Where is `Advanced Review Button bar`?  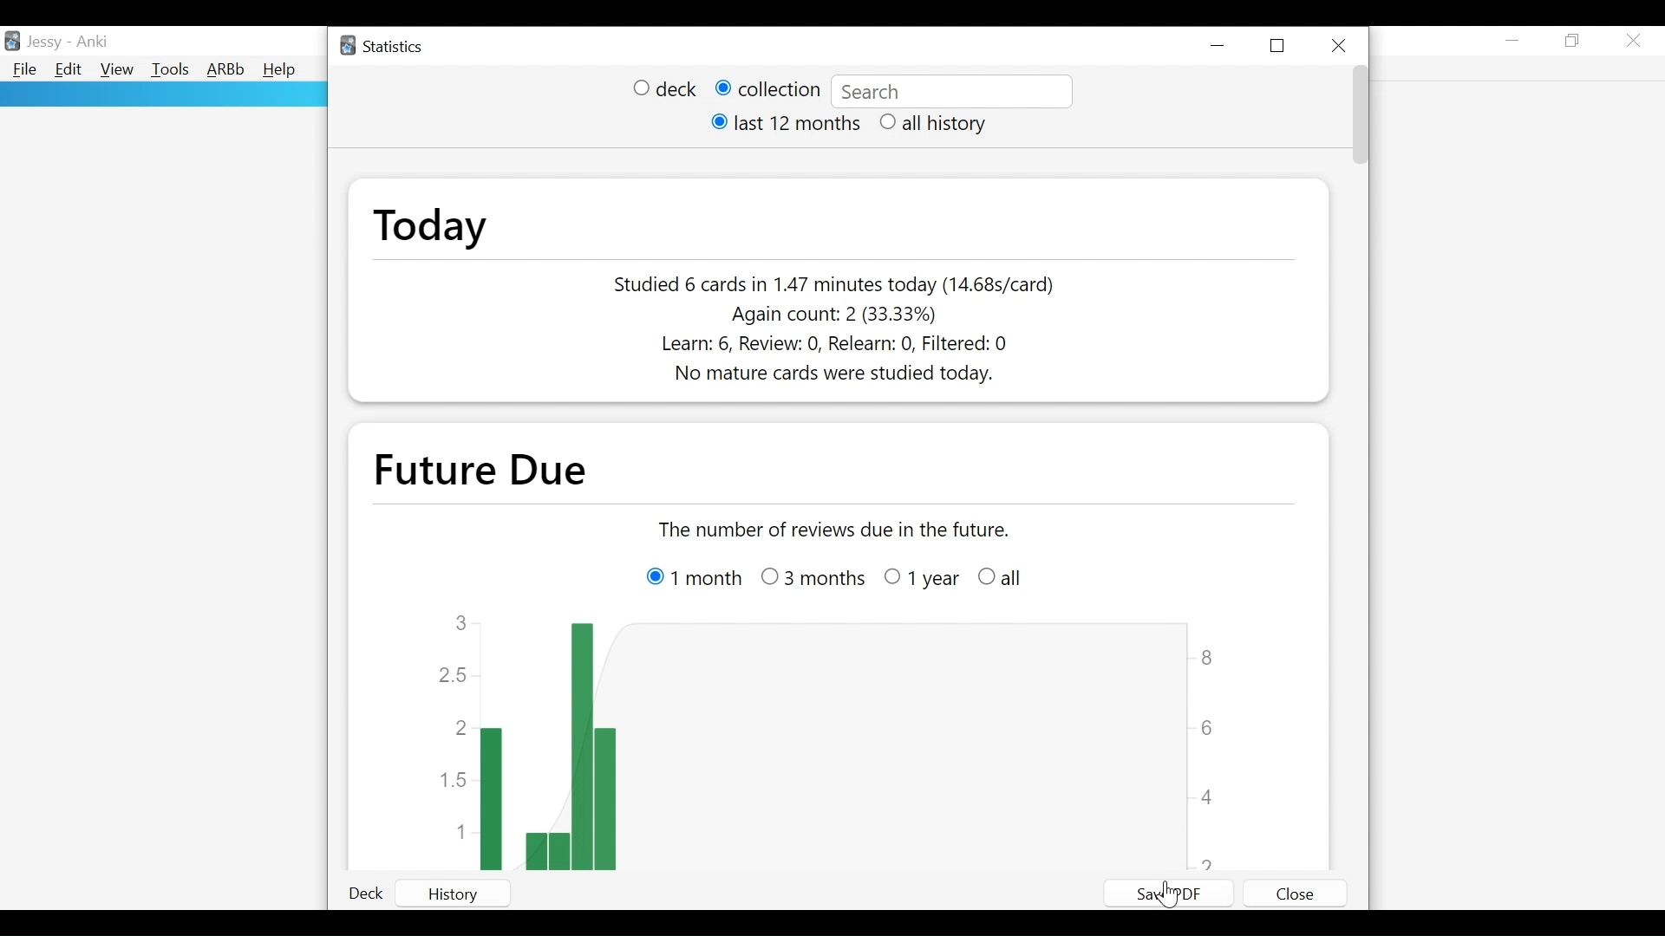 Advanced Review Button bar is located at coordinates (225, 70).